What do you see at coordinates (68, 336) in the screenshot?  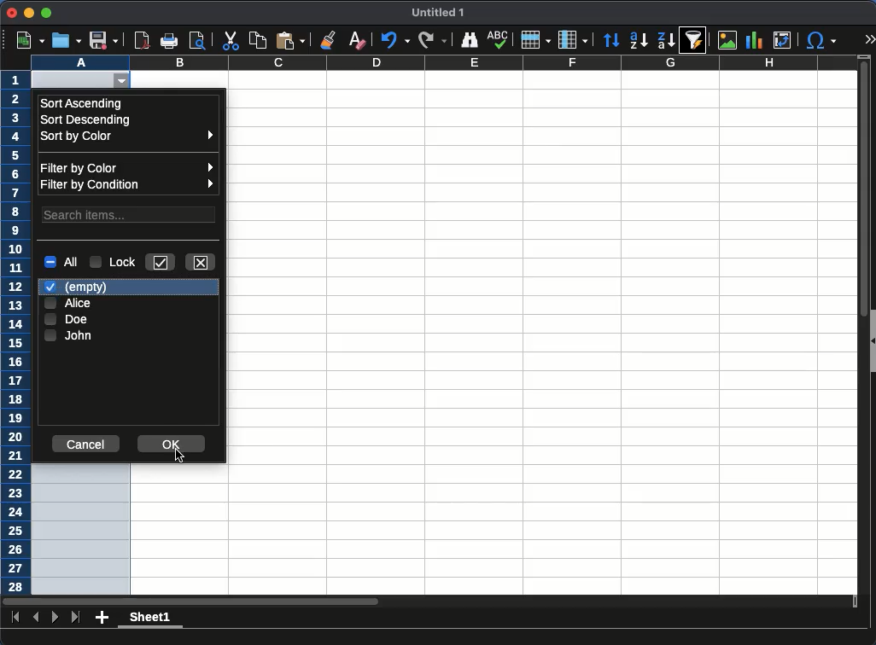 I see `john` at bounding box center [68, 336].